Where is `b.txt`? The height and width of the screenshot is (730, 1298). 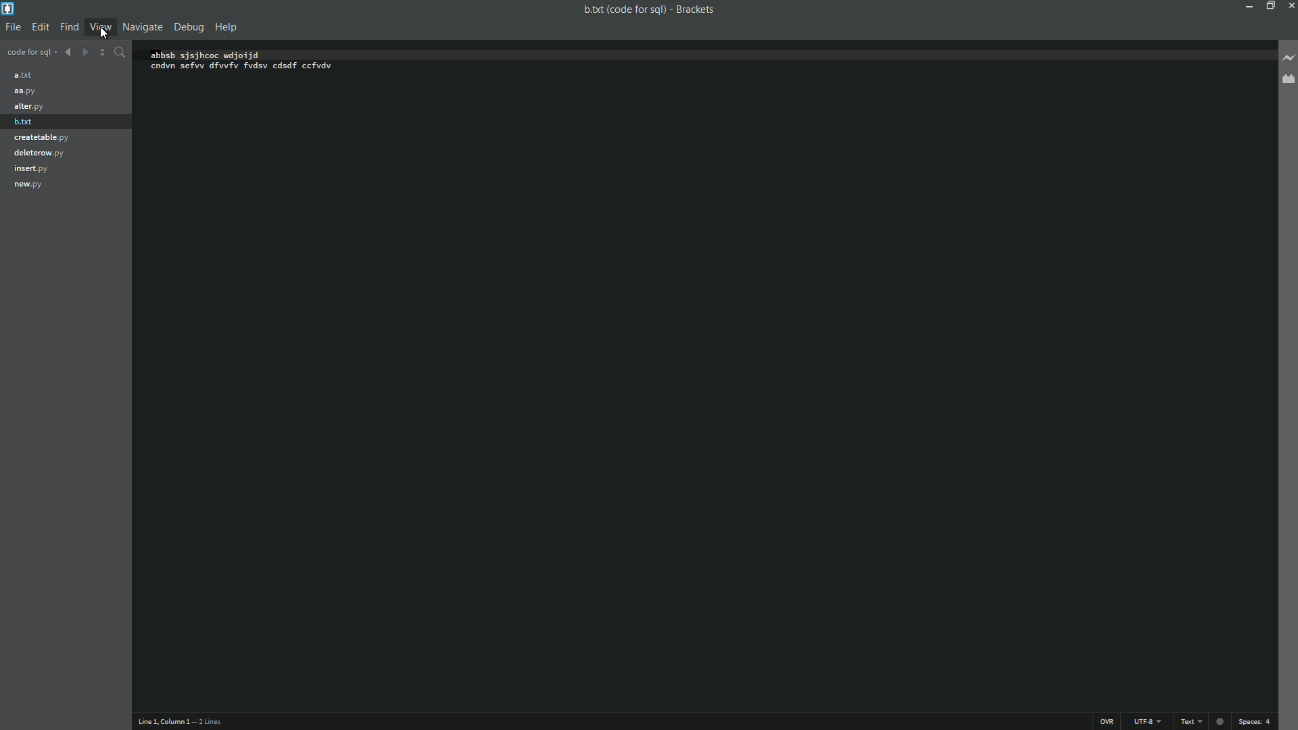
b.txt is located at coordinates (25, 121).